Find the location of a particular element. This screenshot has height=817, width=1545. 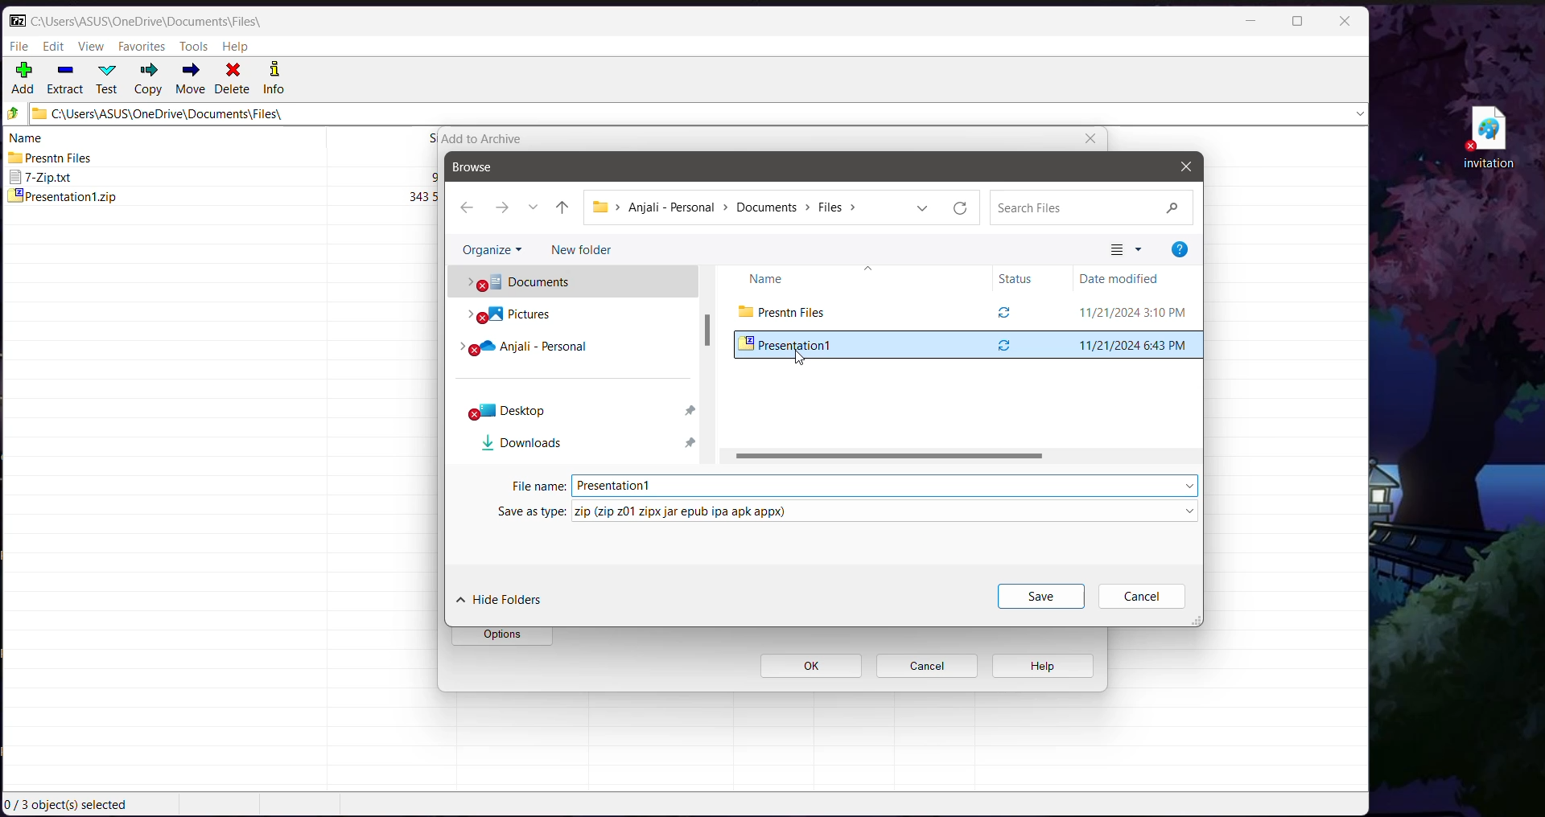

Current path is located at coordinates (737, 207).